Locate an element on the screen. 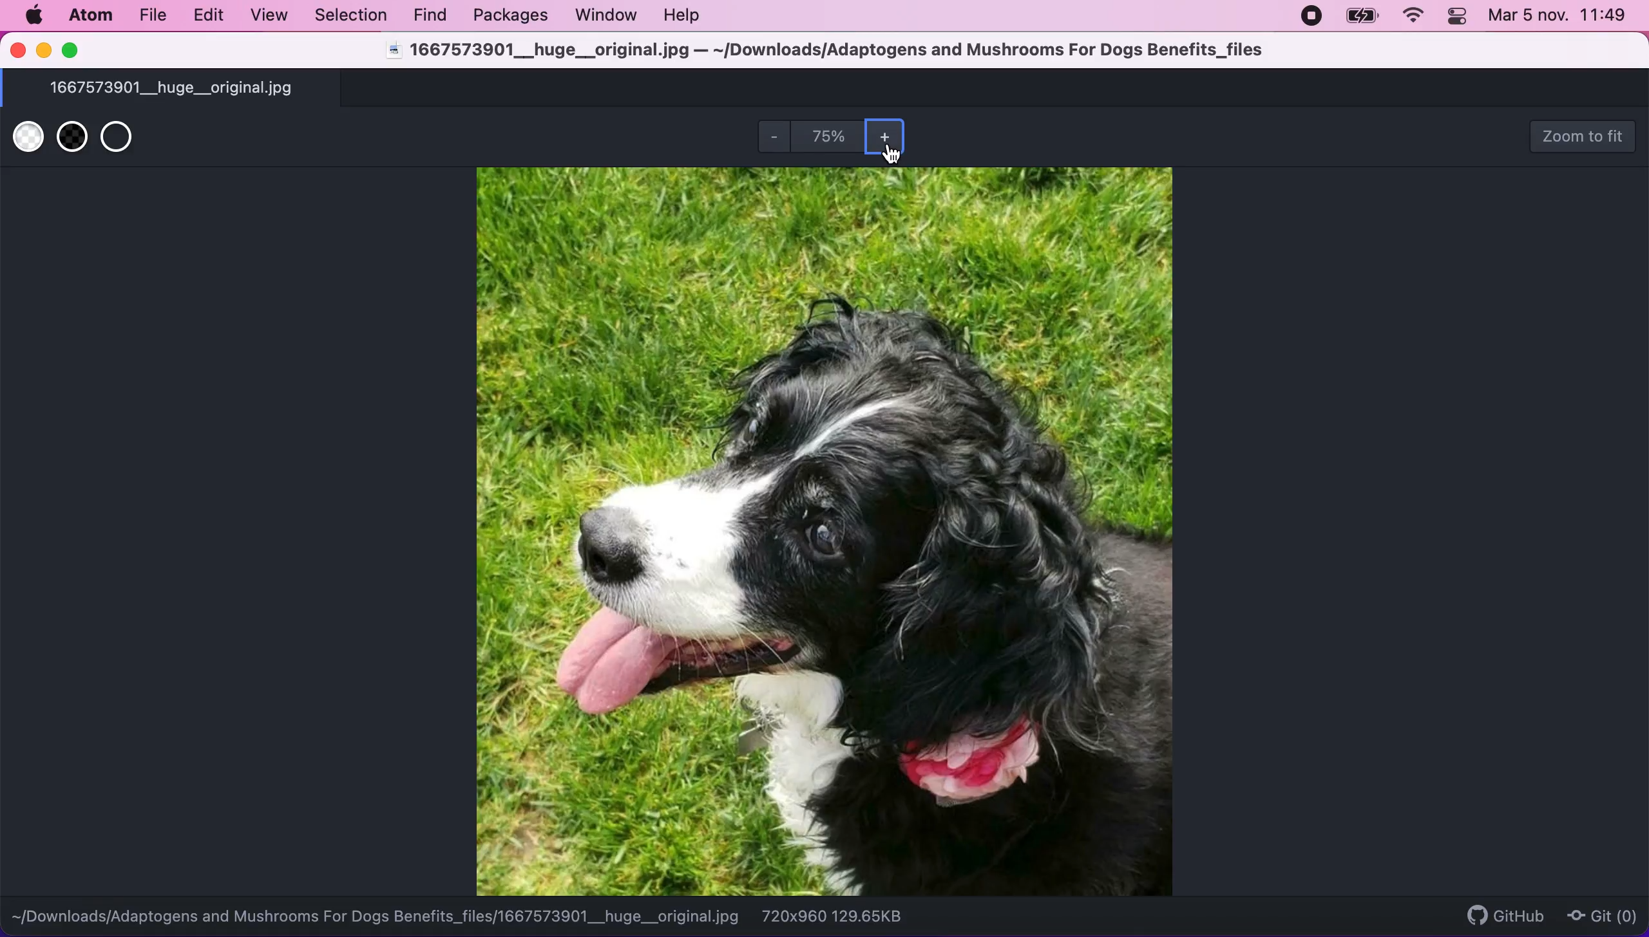 This screenshot has height=937, width=1649. 1667573901_huge_original.jpg is located at coordinates (198, 89).